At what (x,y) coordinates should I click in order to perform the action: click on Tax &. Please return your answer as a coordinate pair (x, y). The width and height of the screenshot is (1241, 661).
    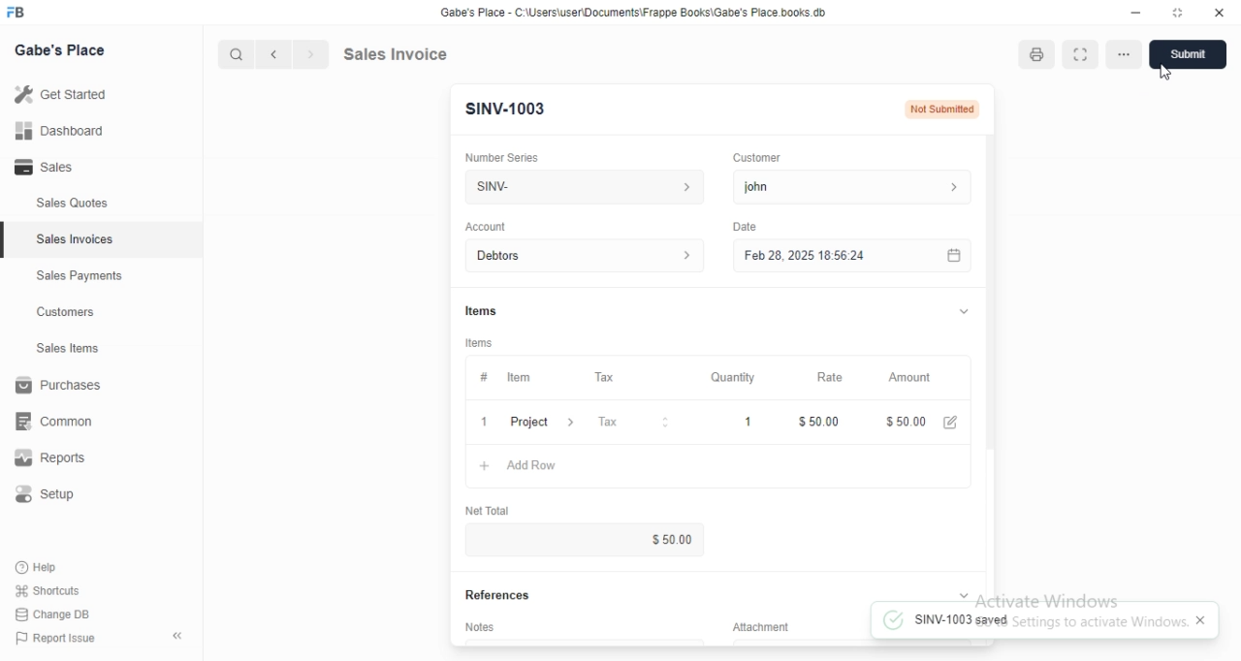
    Looking at the image, I should click on (632, 423).